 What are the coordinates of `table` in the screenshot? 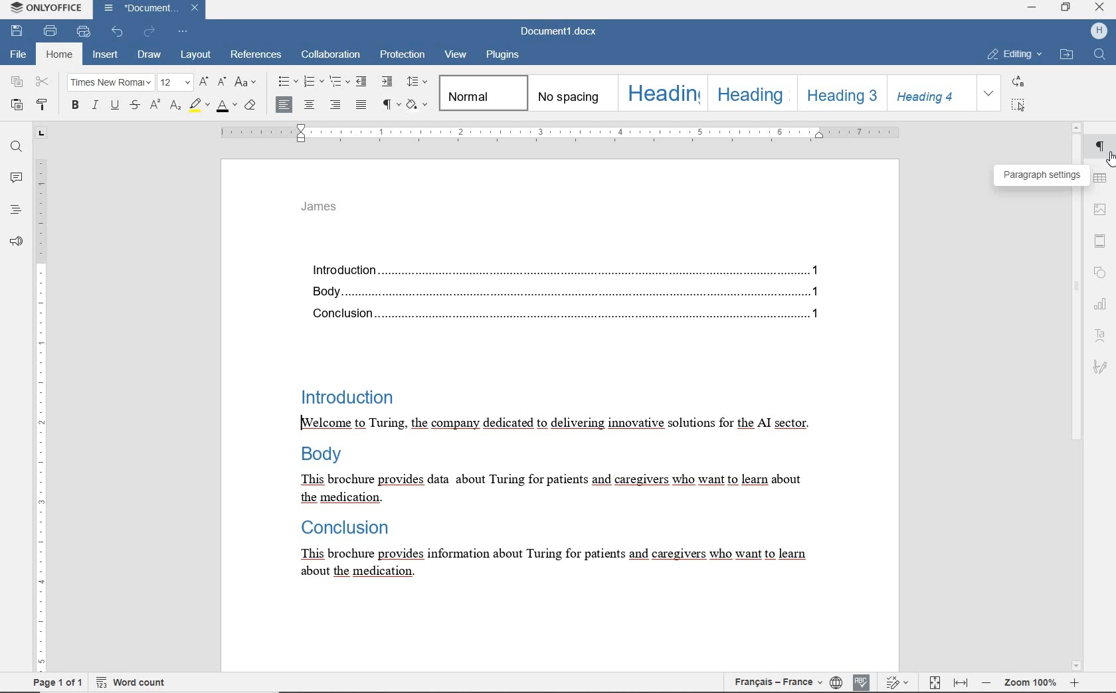 It's located at (1101, 178).